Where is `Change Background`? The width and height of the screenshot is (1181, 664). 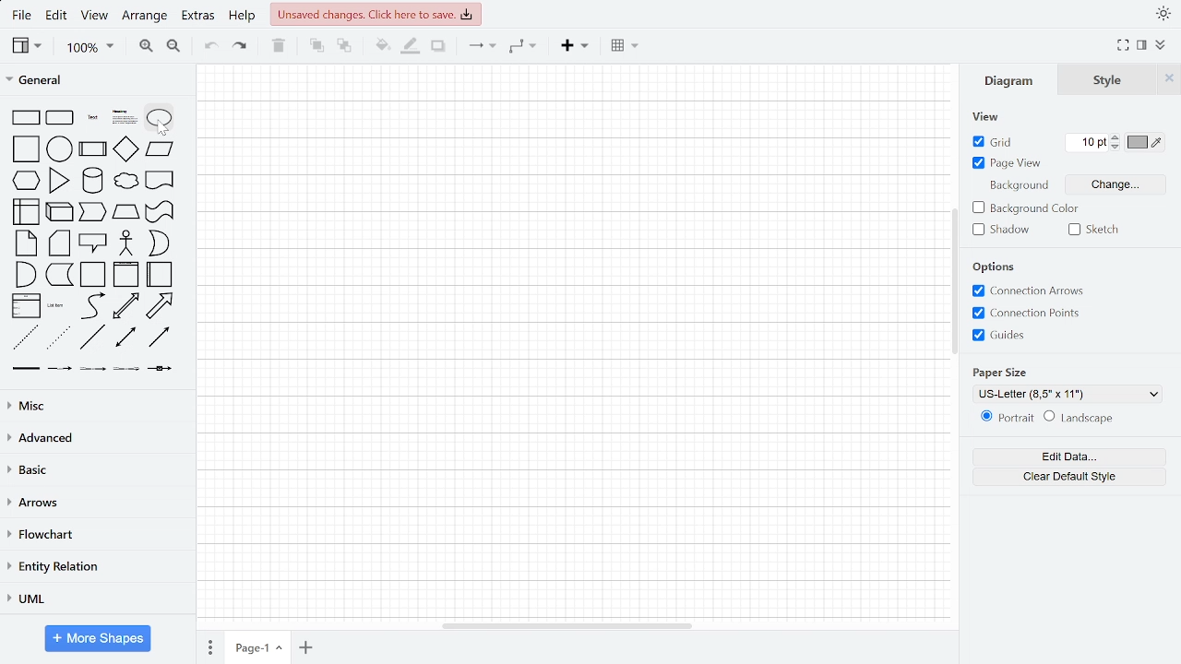 Change Background is located at coordinates (1118, 185).